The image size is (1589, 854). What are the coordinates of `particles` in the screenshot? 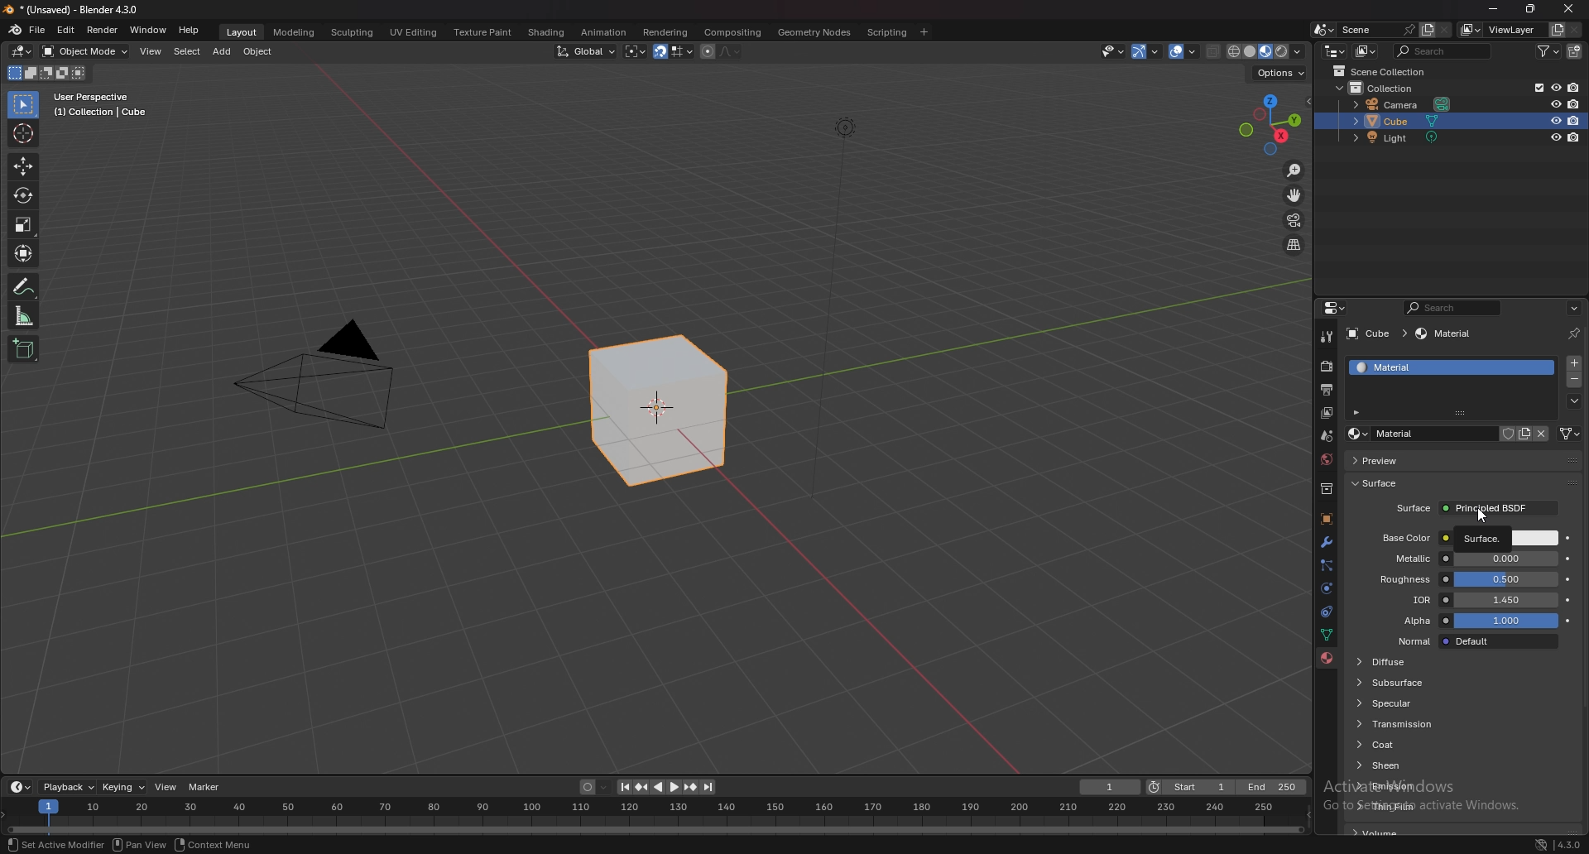 It's located at (1327, 565).